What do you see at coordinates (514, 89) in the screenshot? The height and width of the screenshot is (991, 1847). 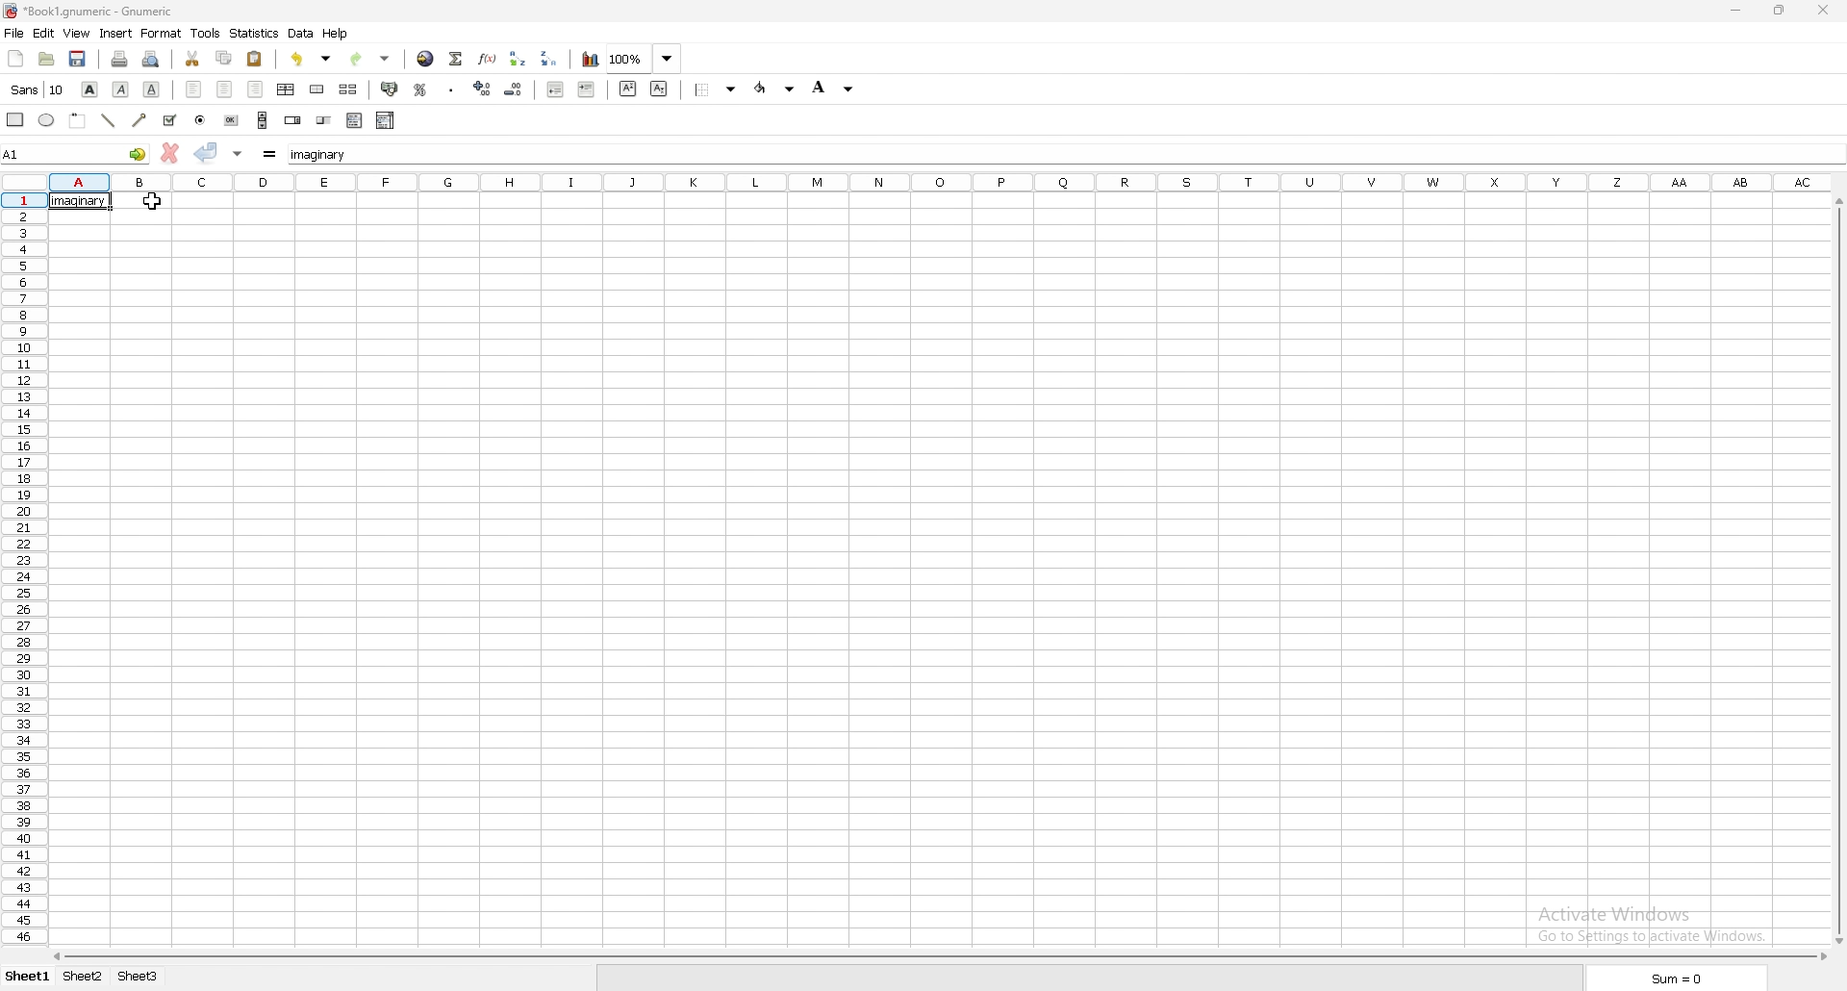 I see `decrease decimals` at bounding box center [514, 89].